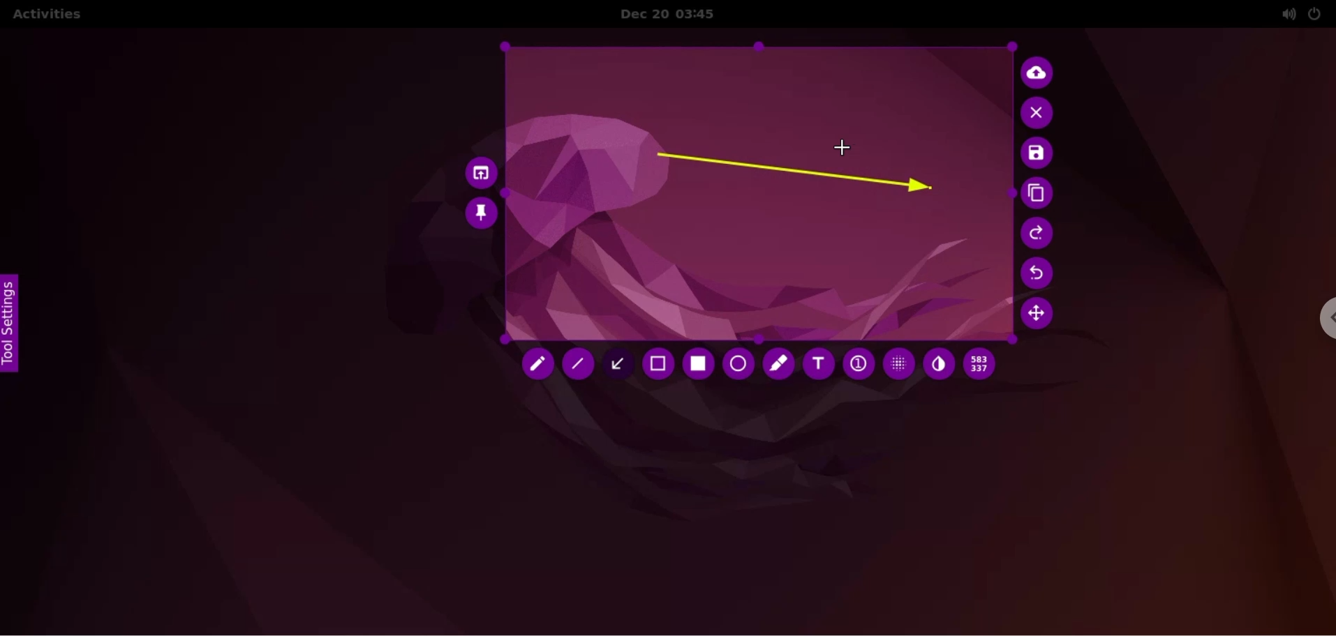 The image size is (1336, 636). What do you see at coordinates (1041, 317) in the screenshot?
I see `move selection` at bounding box center [1041, 317].